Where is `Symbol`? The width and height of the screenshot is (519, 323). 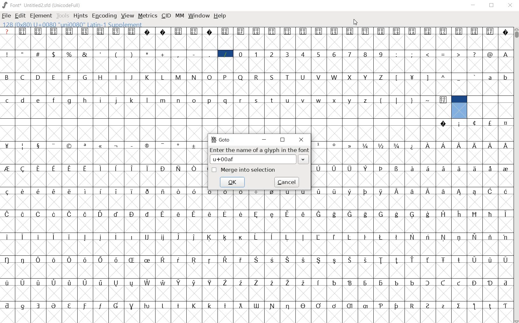 Symbol is located at coordinates (397, 214).